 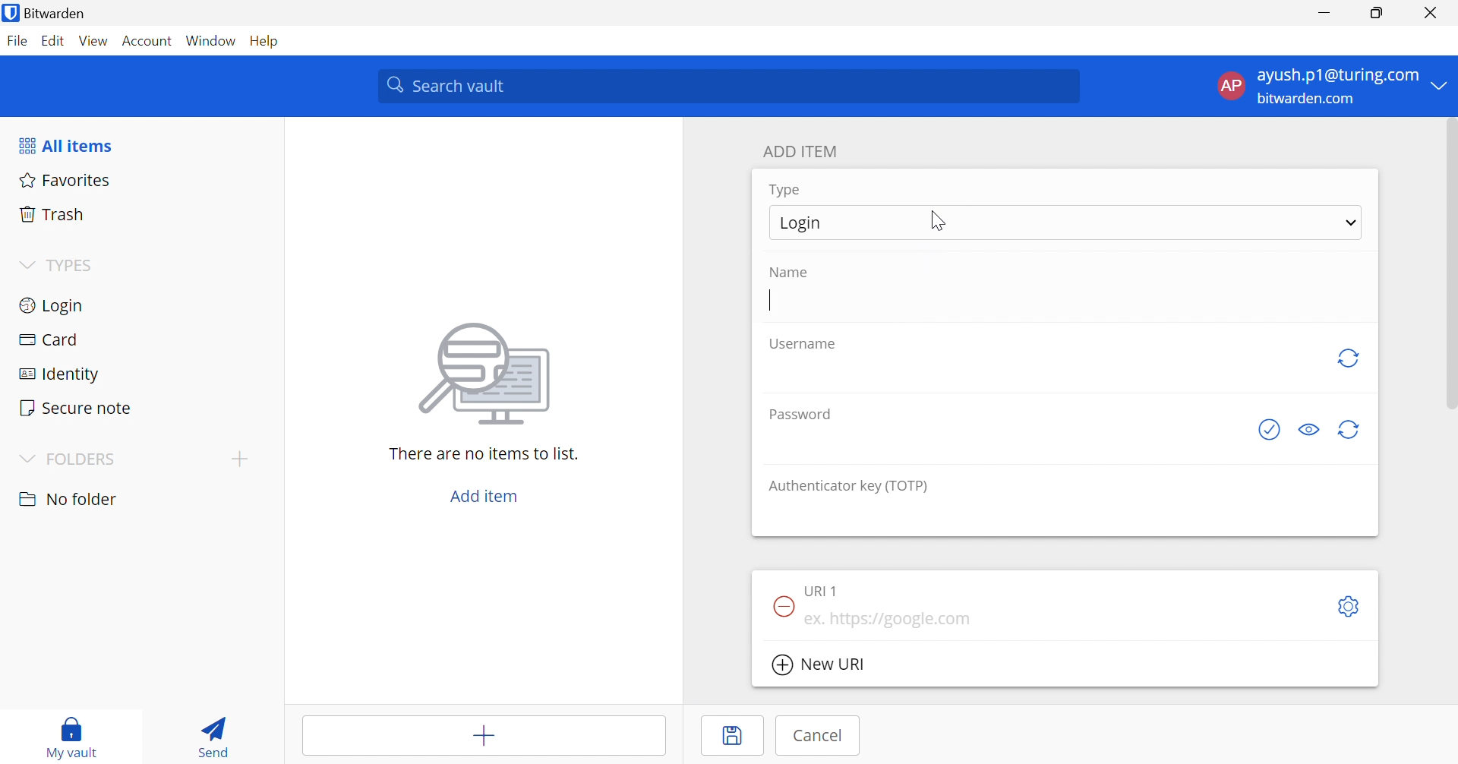 I want to click on Account, so click(x=148, y=39).